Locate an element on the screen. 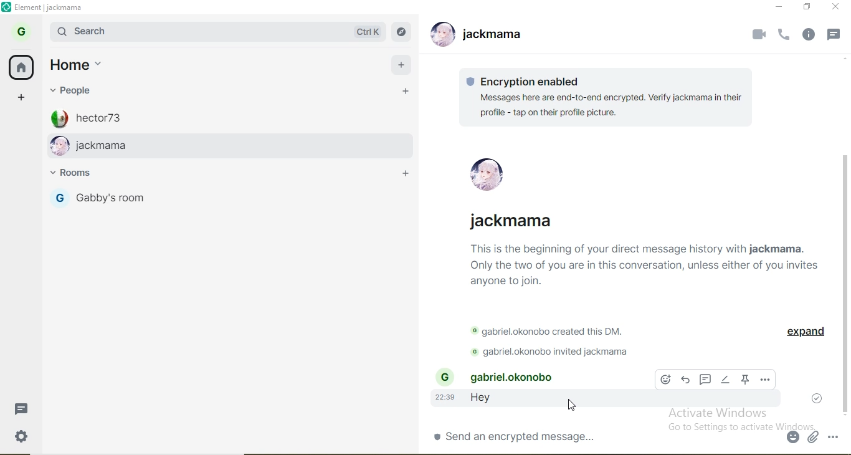 The height and width of the screenshot is (455, 851). ctrl k is located at coordinates (367, 31).